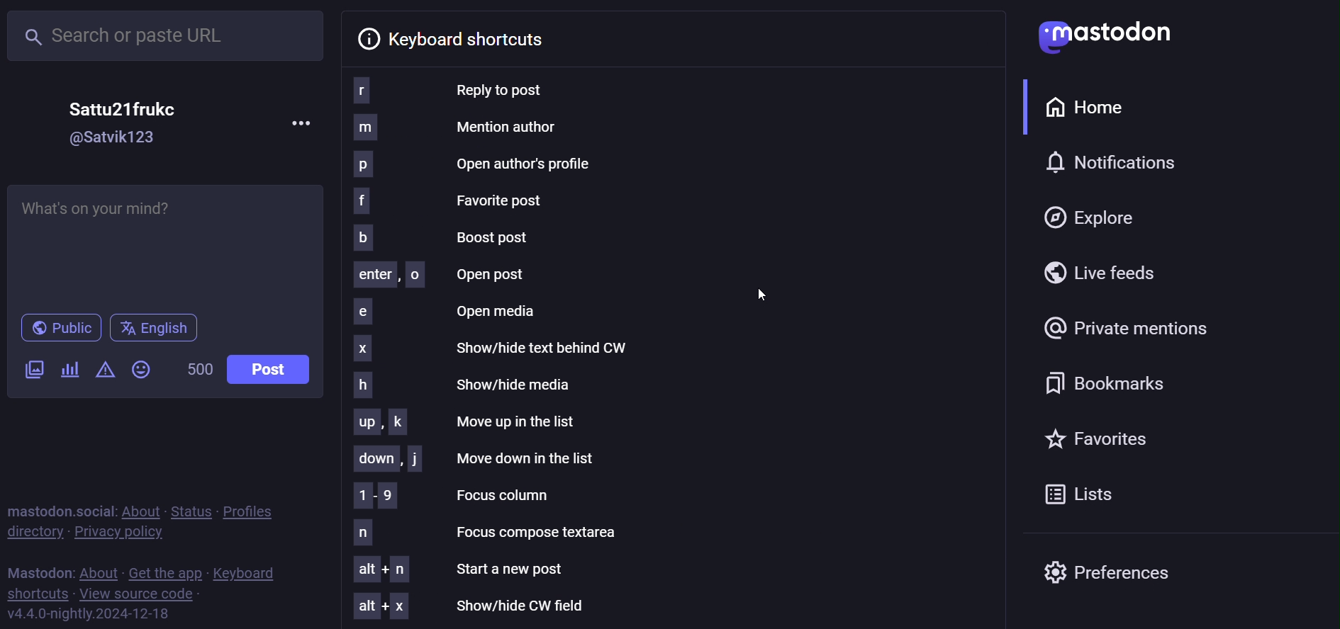 The width and height of the screenshot is (1340, 629). What do you see at coordinates (167, 245) in the screenshot?
I see `whats on your mind` at bounding box center [167, 245].